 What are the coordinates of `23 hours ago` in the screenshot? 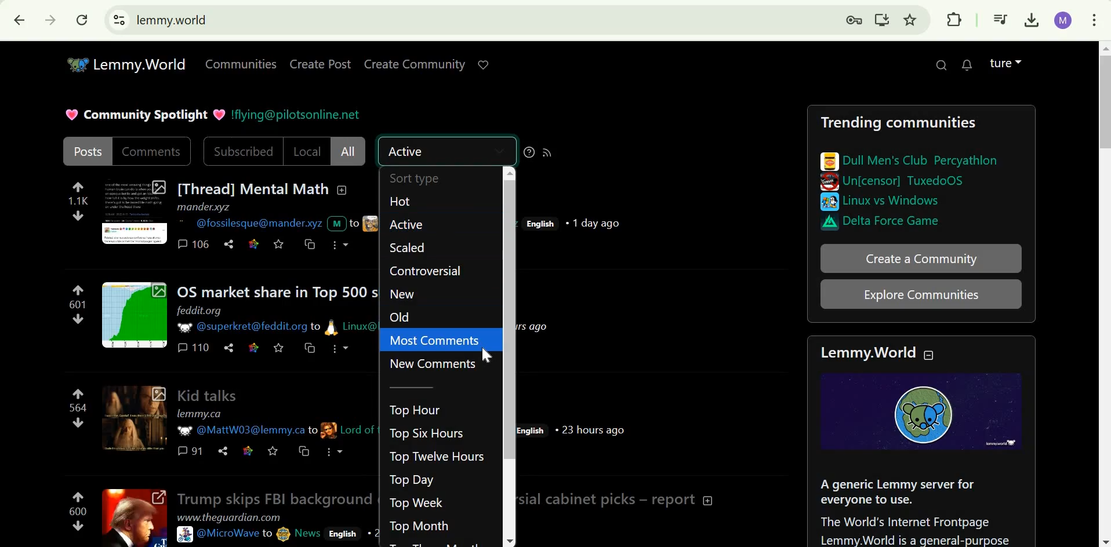 It's located at (590, 429).